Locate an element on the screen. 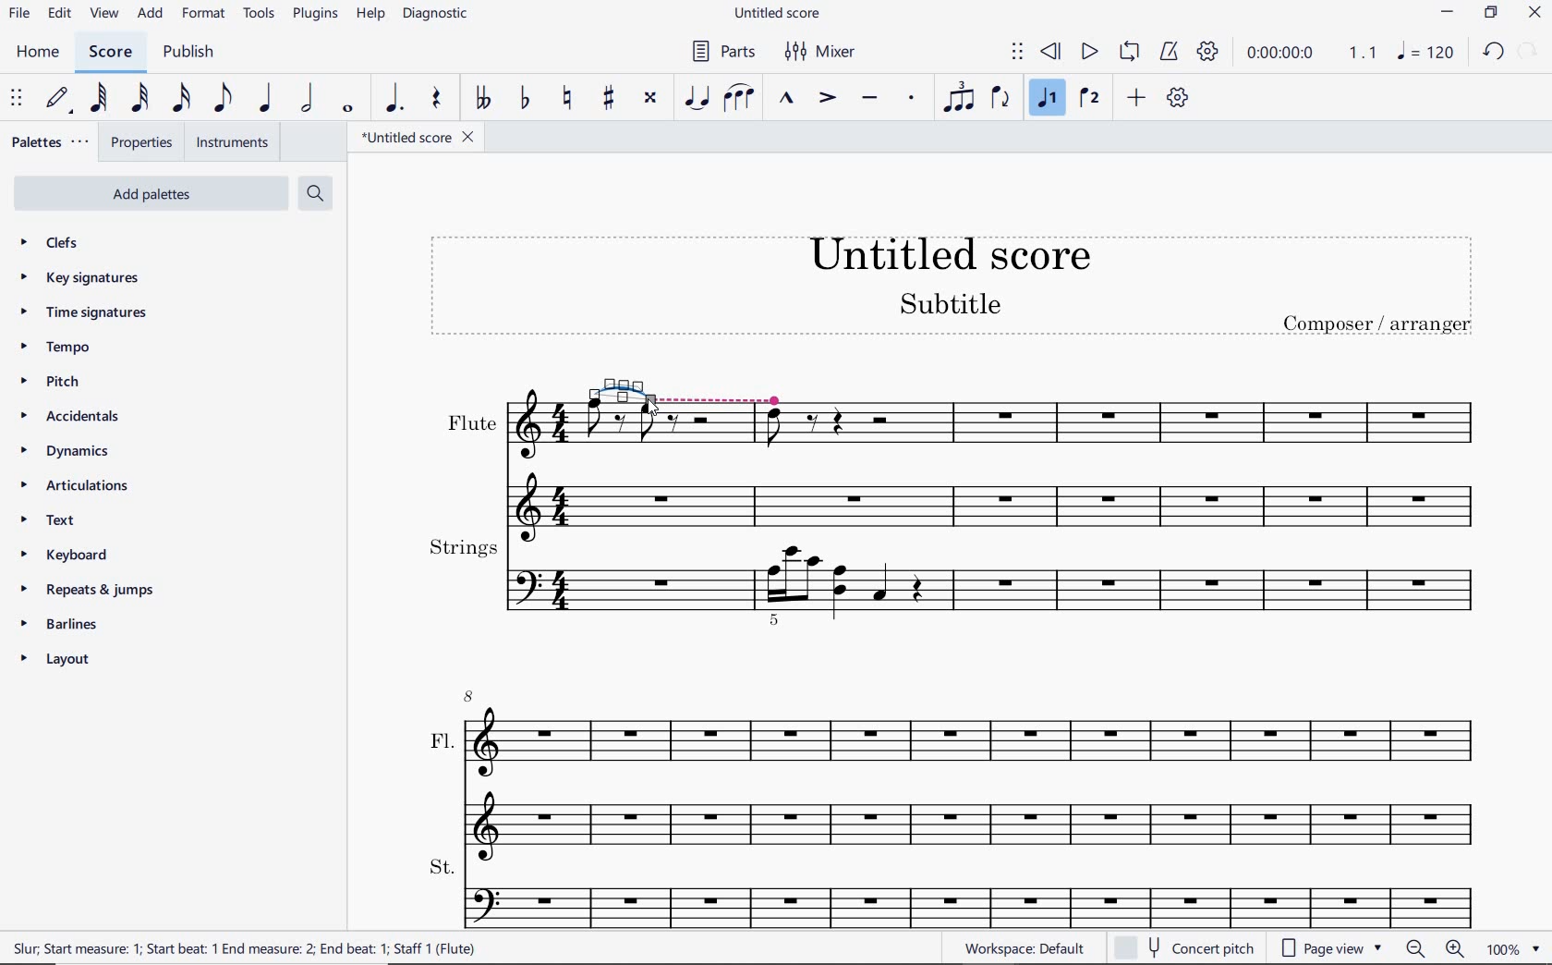 The height and width of the screenshot is (965, 1552). search palettes is located at coordinates (317, 193).